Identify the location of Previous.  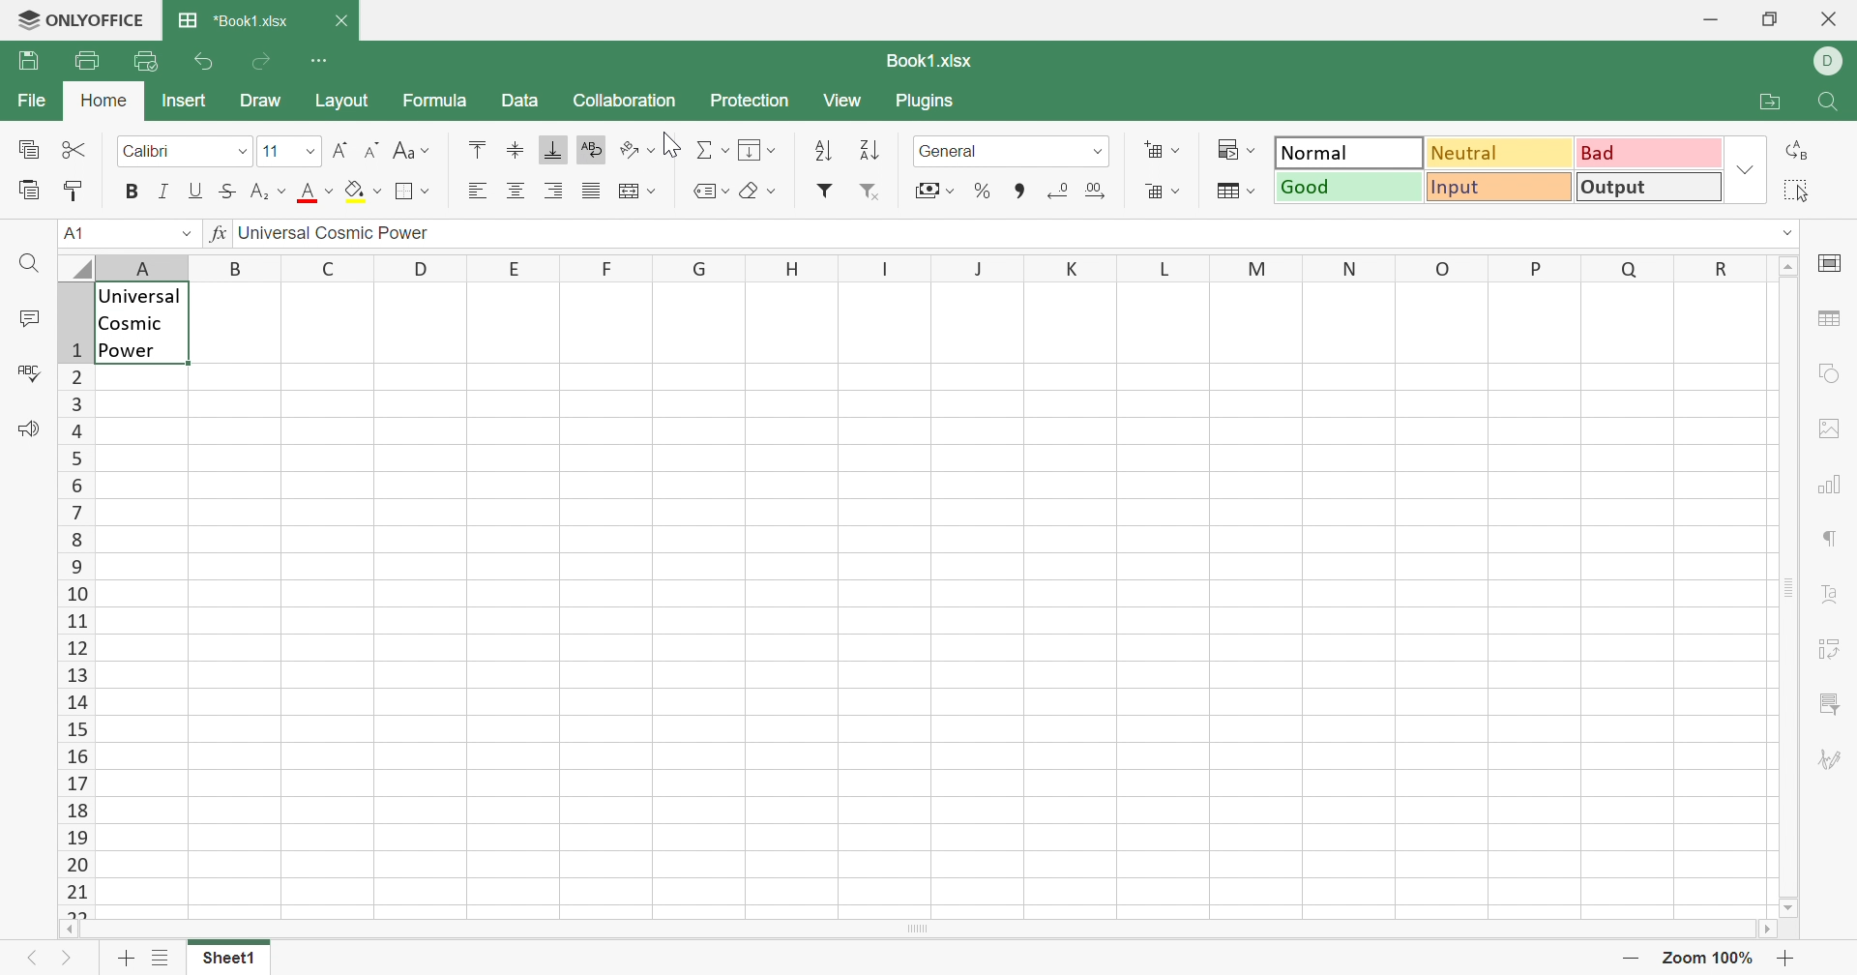
(40, 956).